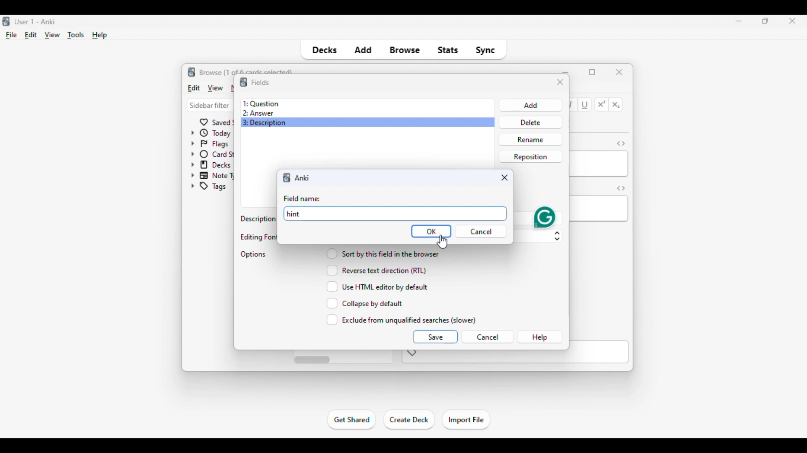 This screenshot has height=453, width=807. I want to click on logo, so click(5, 22).